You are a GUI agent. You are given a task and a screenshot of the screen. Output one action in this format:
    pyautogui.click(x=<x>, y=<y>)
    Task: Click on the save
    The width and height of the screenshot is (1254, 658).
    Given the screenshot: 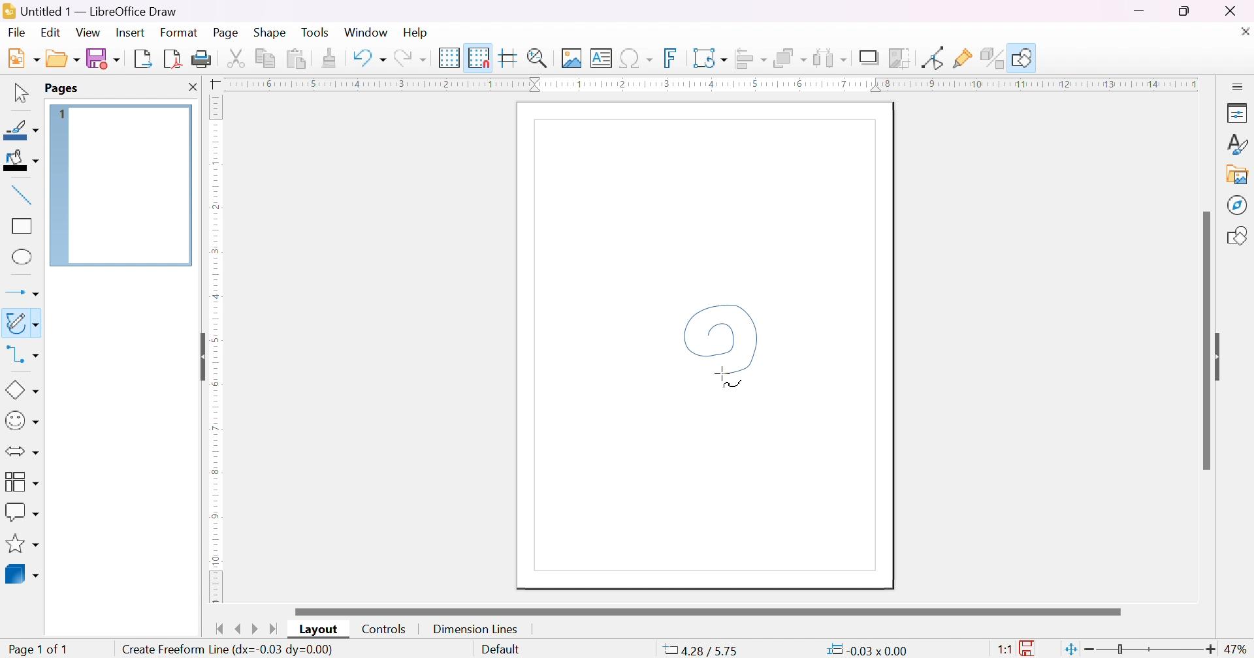 What is the action you would take?
    pyautogui.click(x=104, y=58)
    